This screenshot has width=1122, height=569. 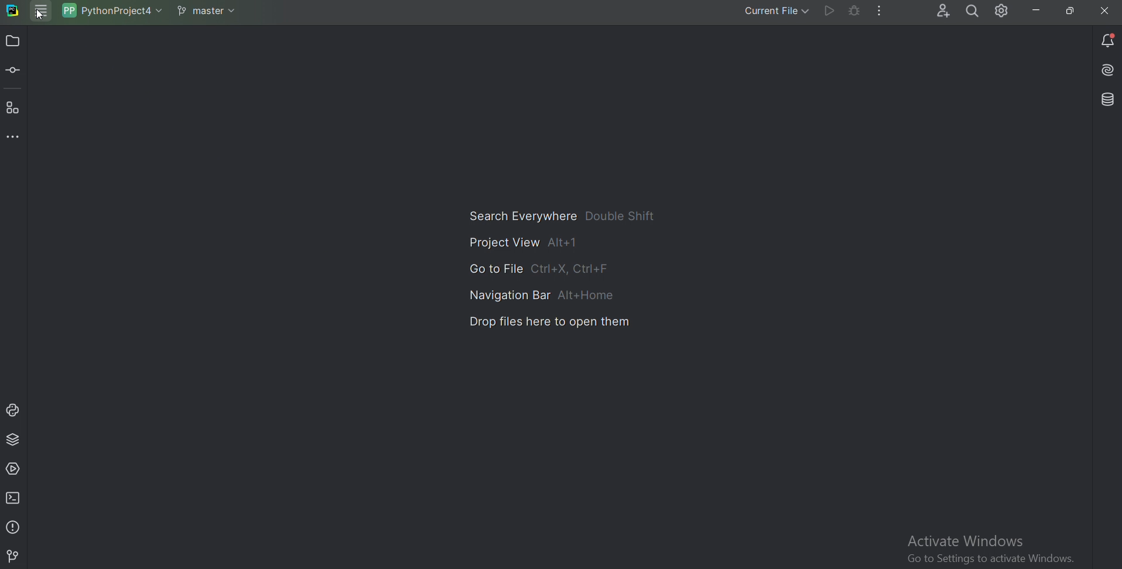 I want to click on Project name, so click(x=113, y=12).